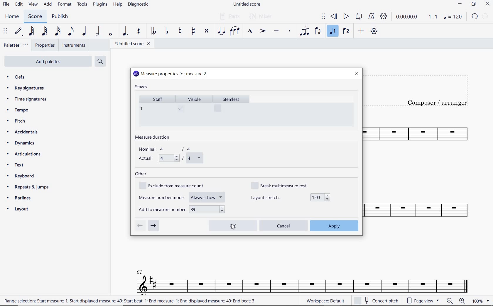 The image size is (493, 306). I want to click on REDO, so click(486, 16).